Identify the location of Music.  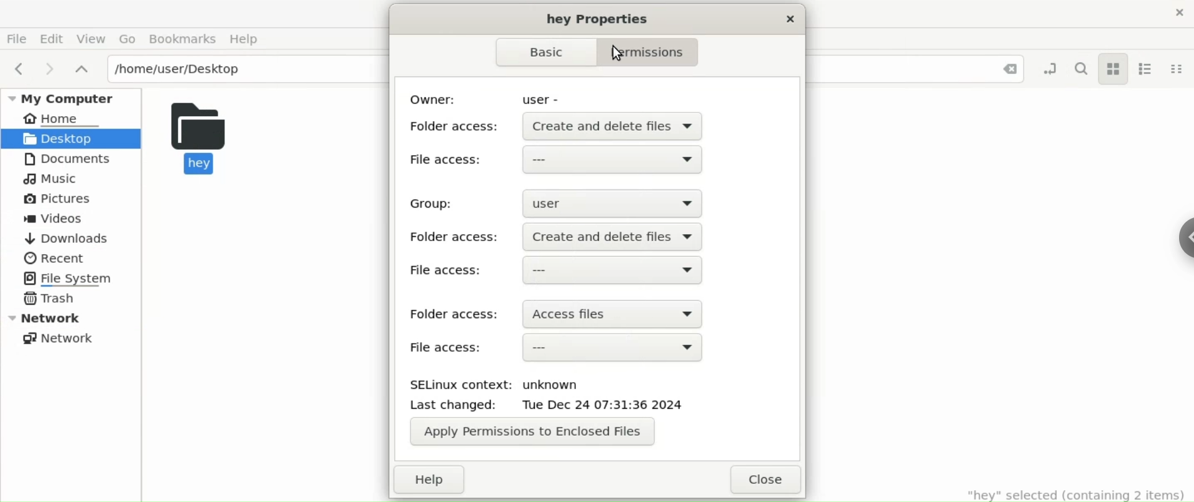
(53, 178).